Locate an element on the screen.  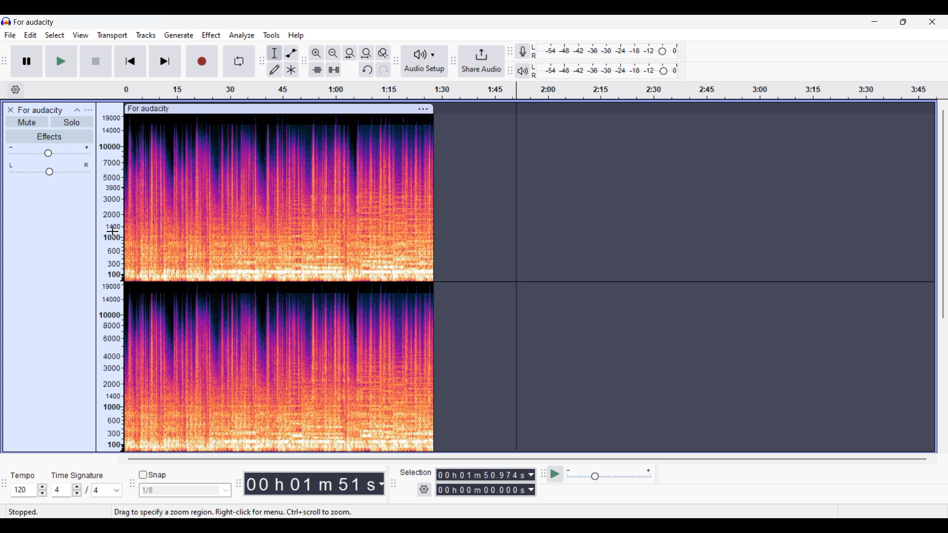
Selection tool is located at coordinates (274, 52).